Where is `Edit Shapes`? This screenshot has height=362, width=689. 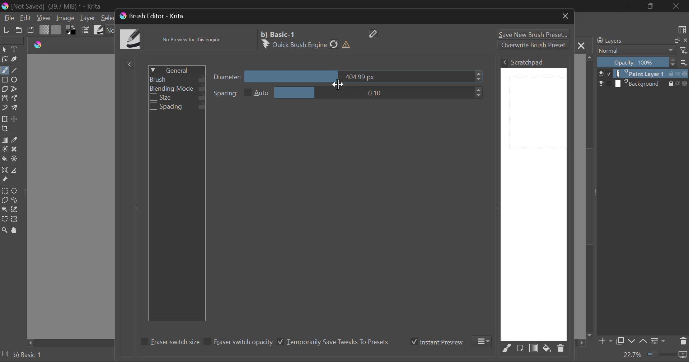 Edit Shapes is located at coordinates (4, 59).